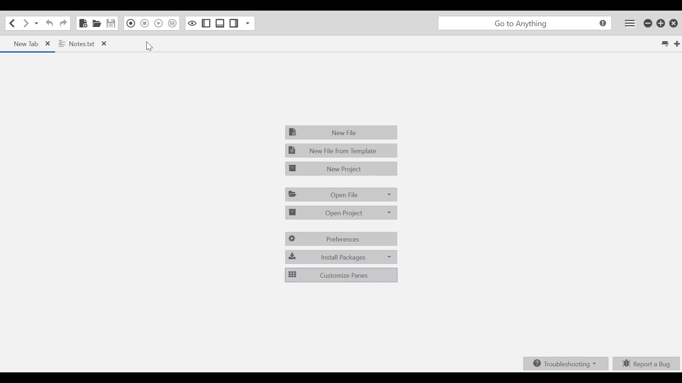  What do you see at coordinates (158, 23) in the screenshot?
I see `Play Last Macro` at bounding box center [158, 23].